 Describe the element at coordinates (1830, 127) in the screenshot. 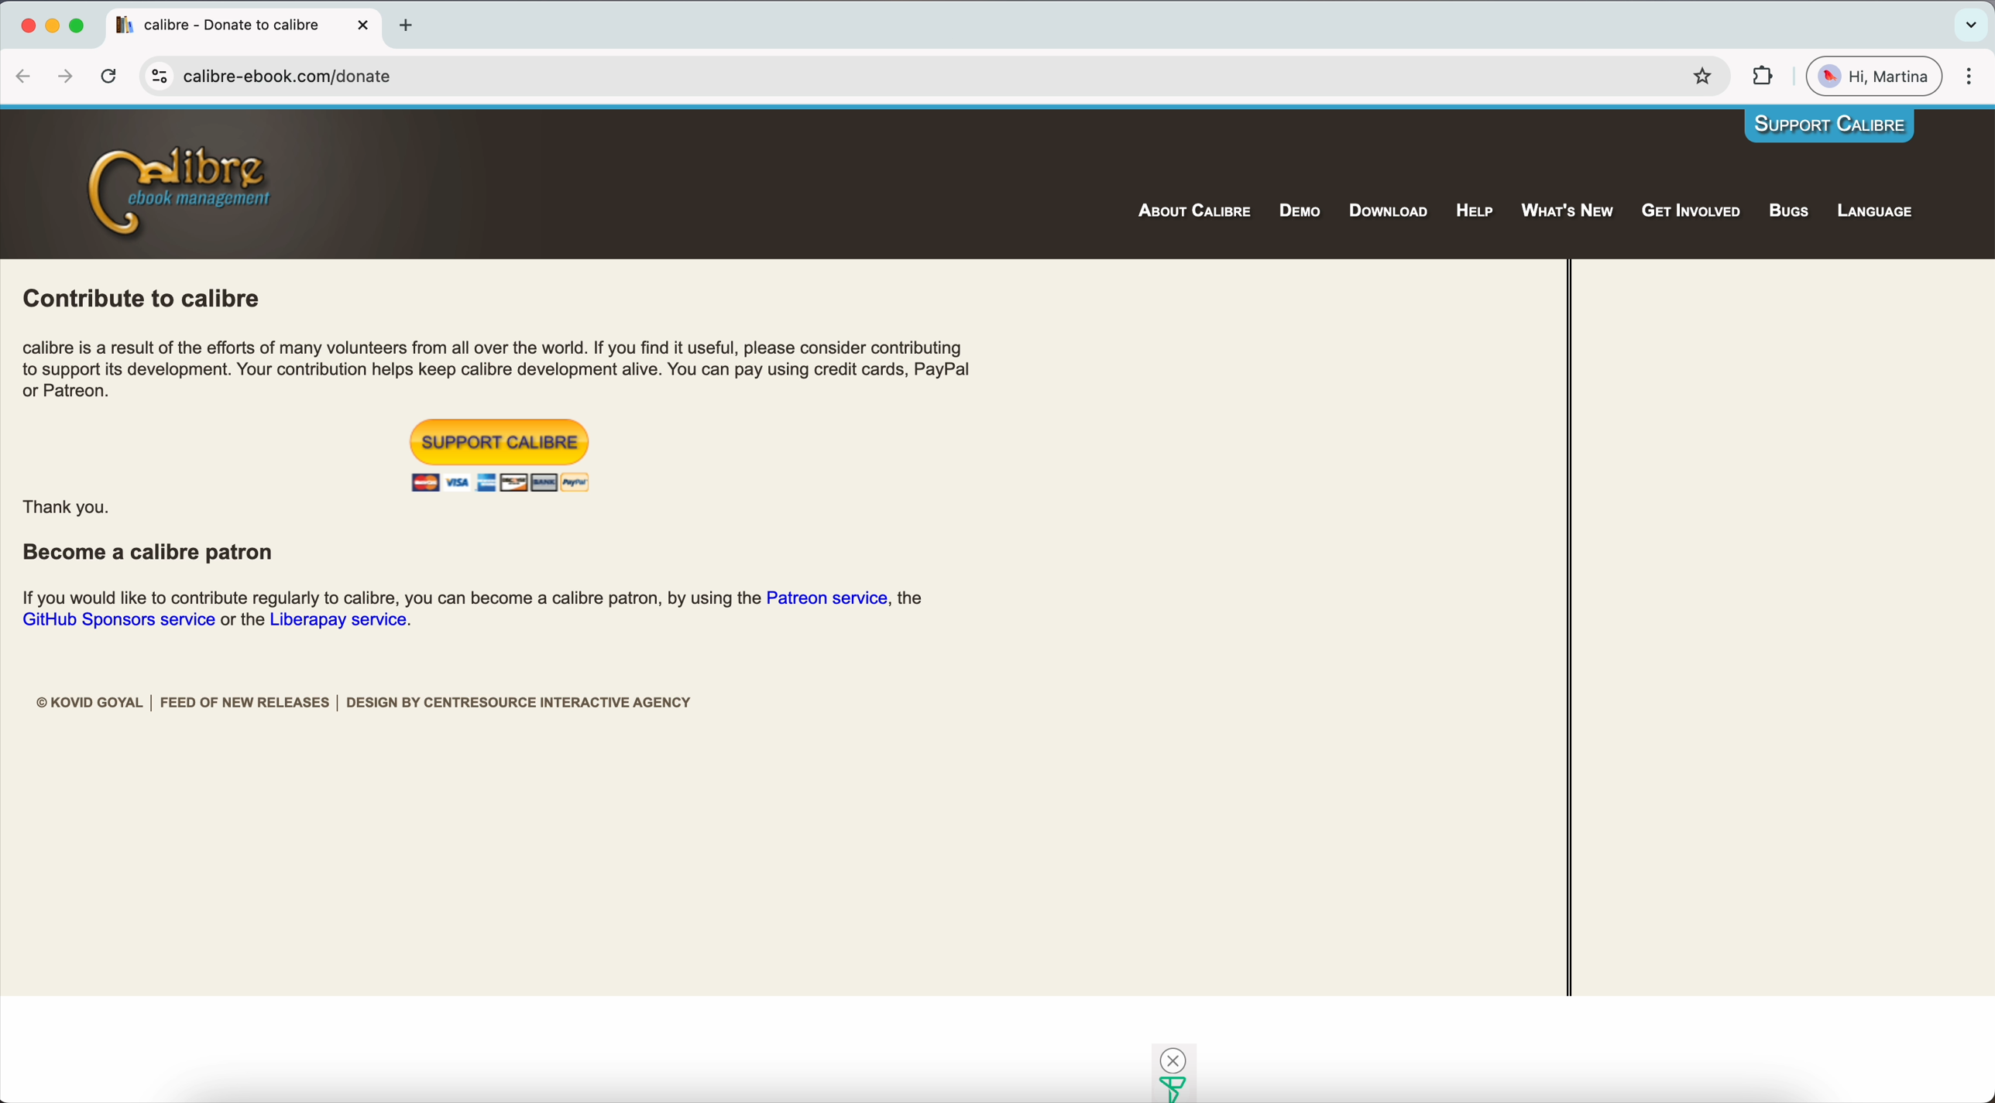

I see `Support Calibre` at that location.